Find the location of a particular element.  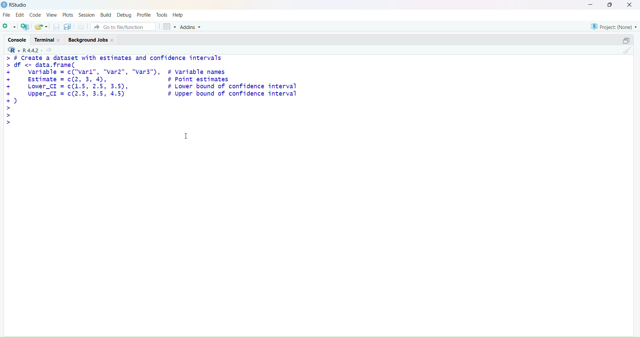

Build is located at coordinates (106, 15).